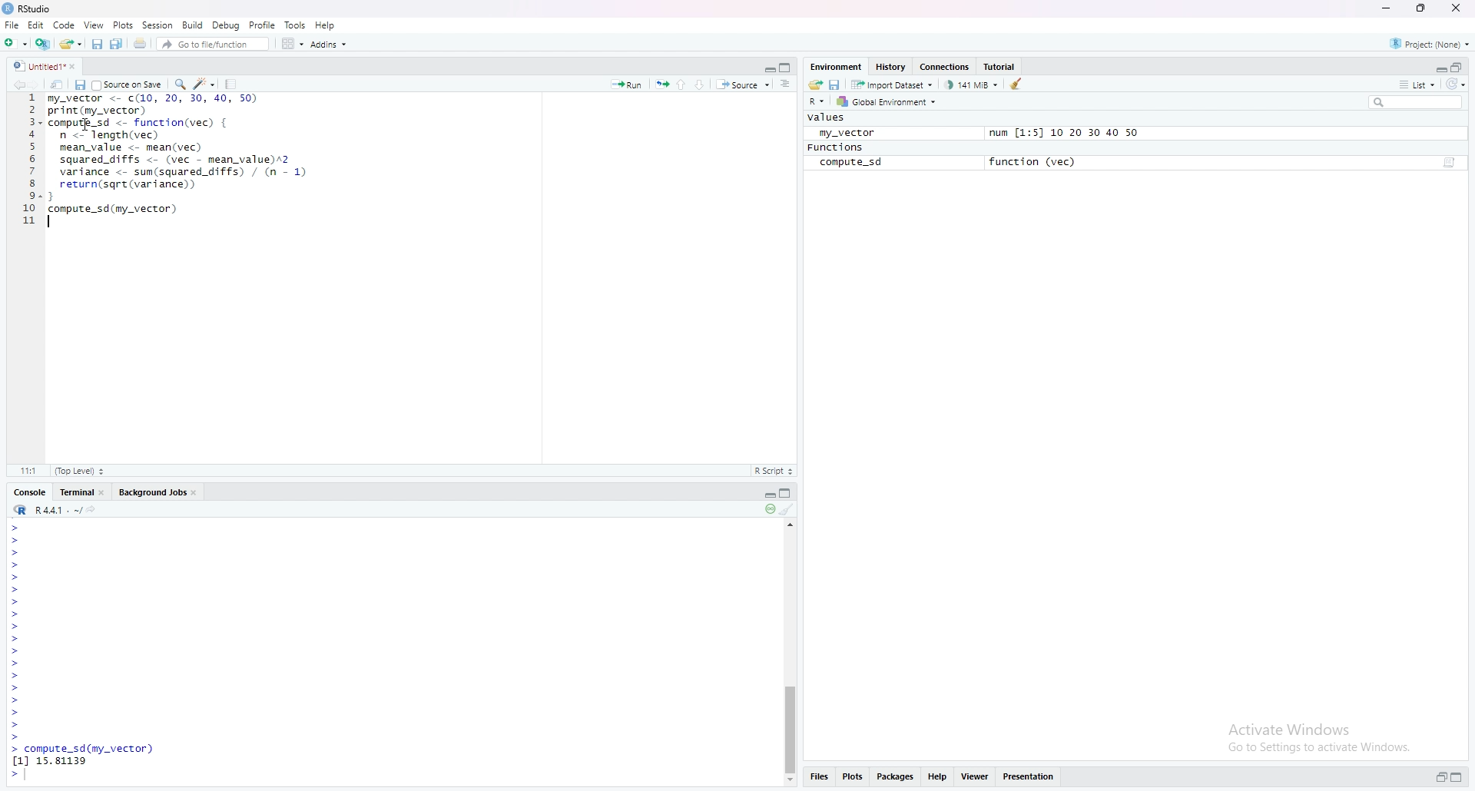 This screenshot has height=791, width=1475. I want to click on Show document outline (Ctrl + Shift + O), so click(785, 84).